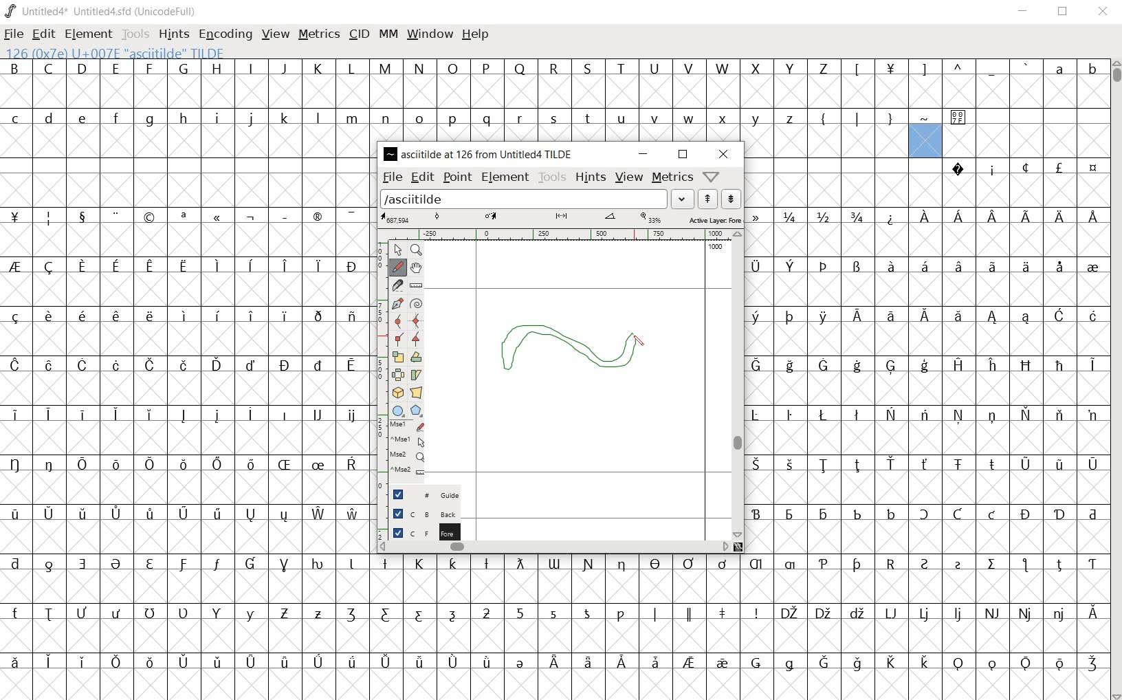 The image size is (1122, 700). I want to click on scroll by hand, so click(417, 268).